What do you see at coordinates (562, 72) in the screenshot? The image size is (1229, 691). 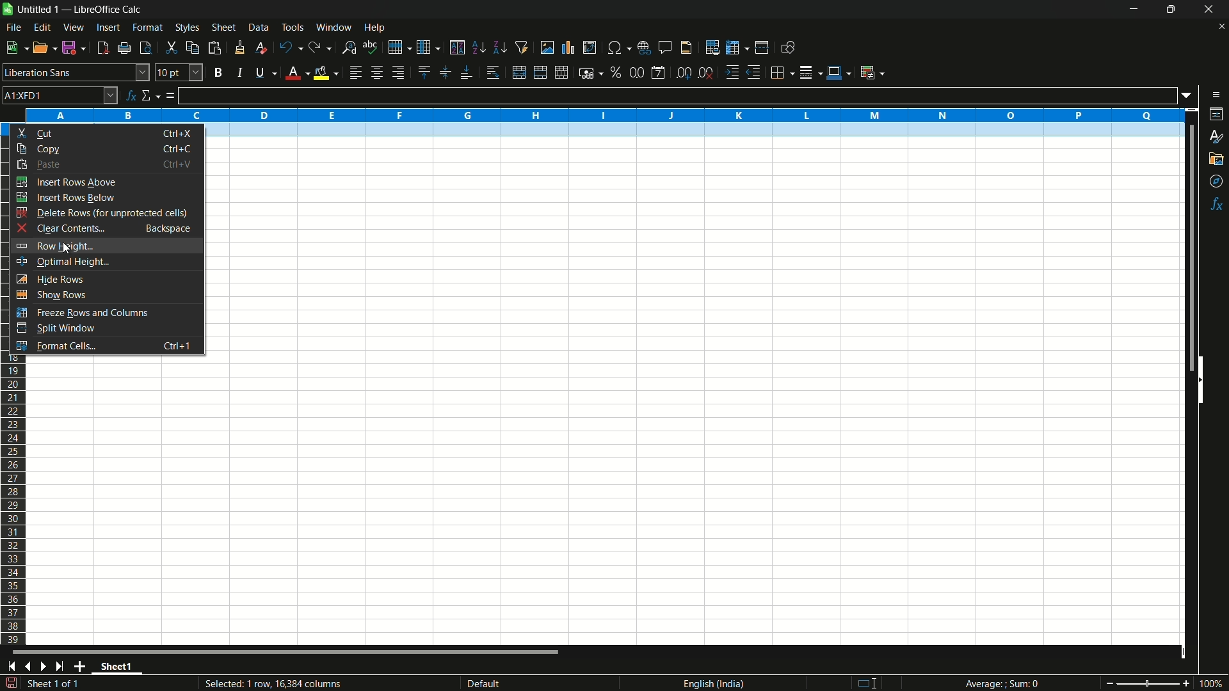 I see `unmerge cells` at bounding box center [562, 72].